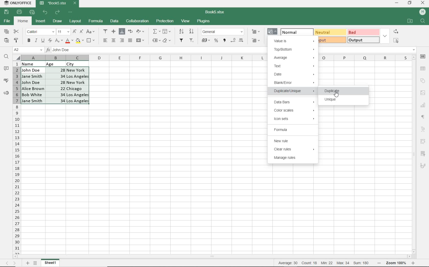 This screenshot has width=429, height=267. I want to click on COLUMNS, so click(144, 58).